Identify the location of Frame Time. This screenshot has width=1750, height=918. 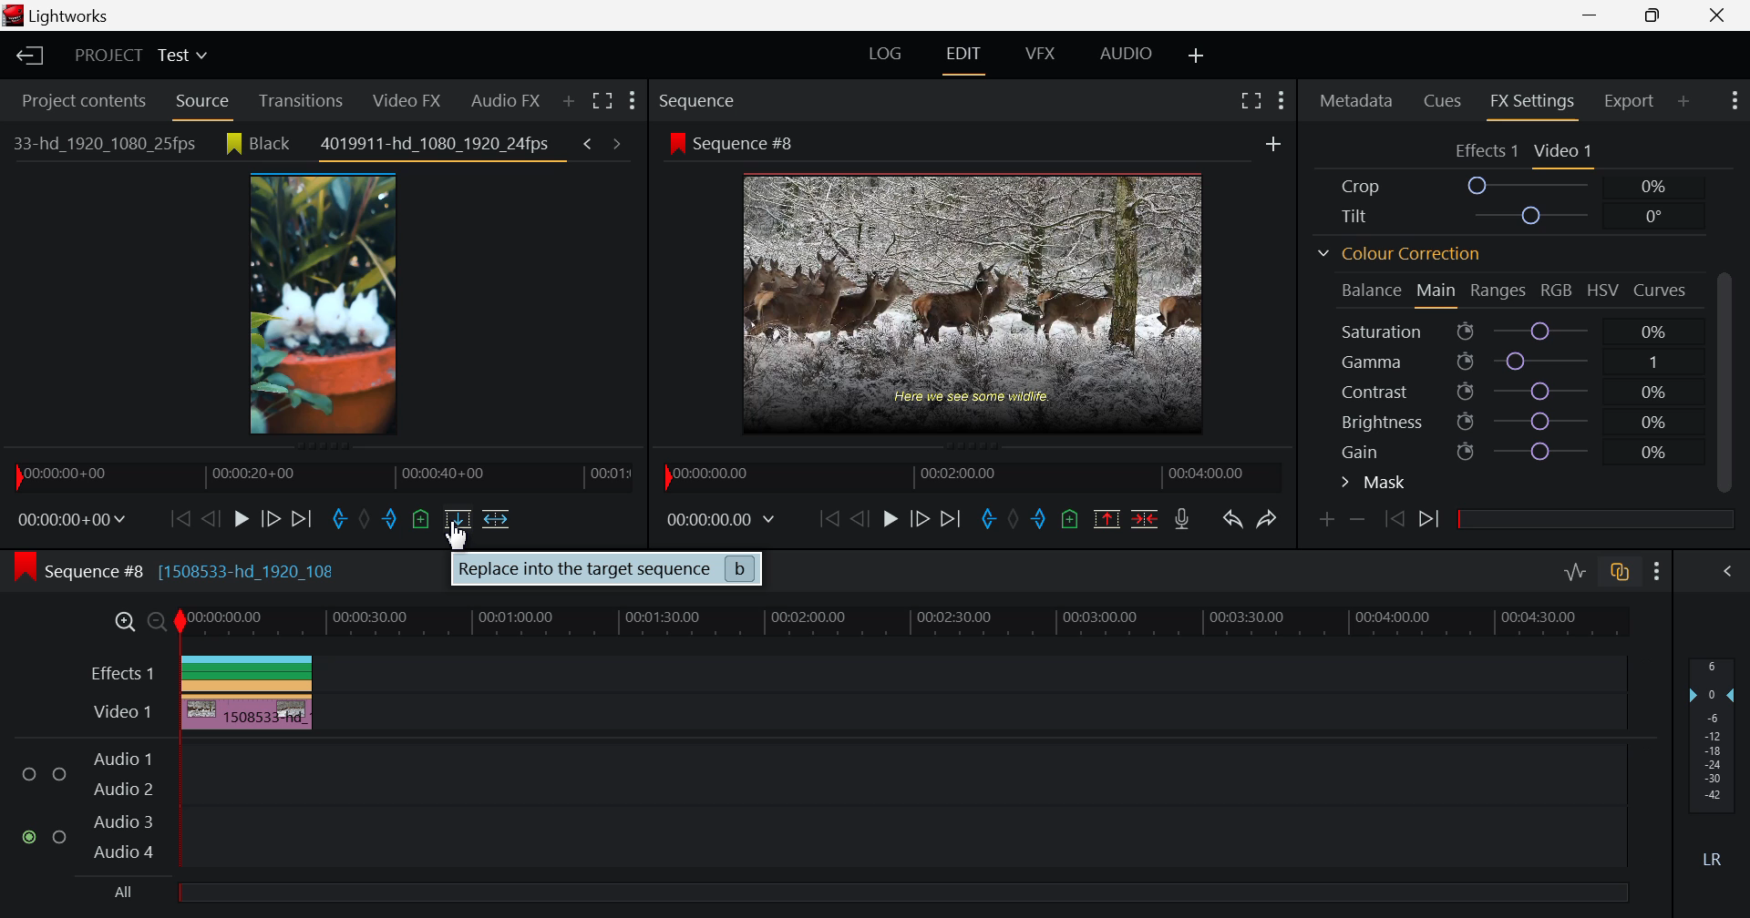
(724, 516).